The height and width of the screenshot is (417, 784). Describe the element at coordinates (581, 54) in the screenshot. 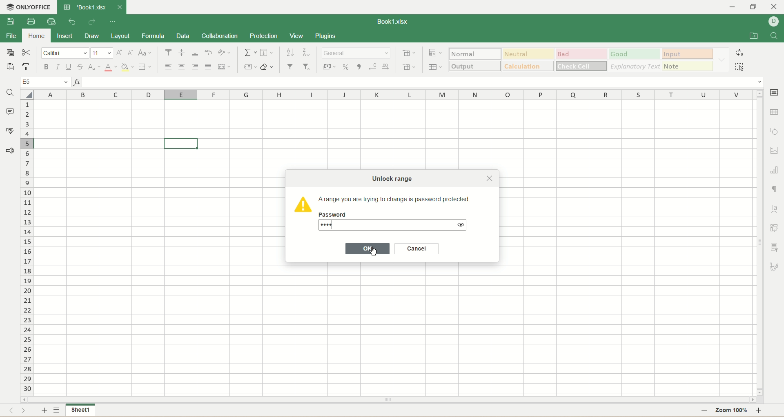

I see `bad` at that location.